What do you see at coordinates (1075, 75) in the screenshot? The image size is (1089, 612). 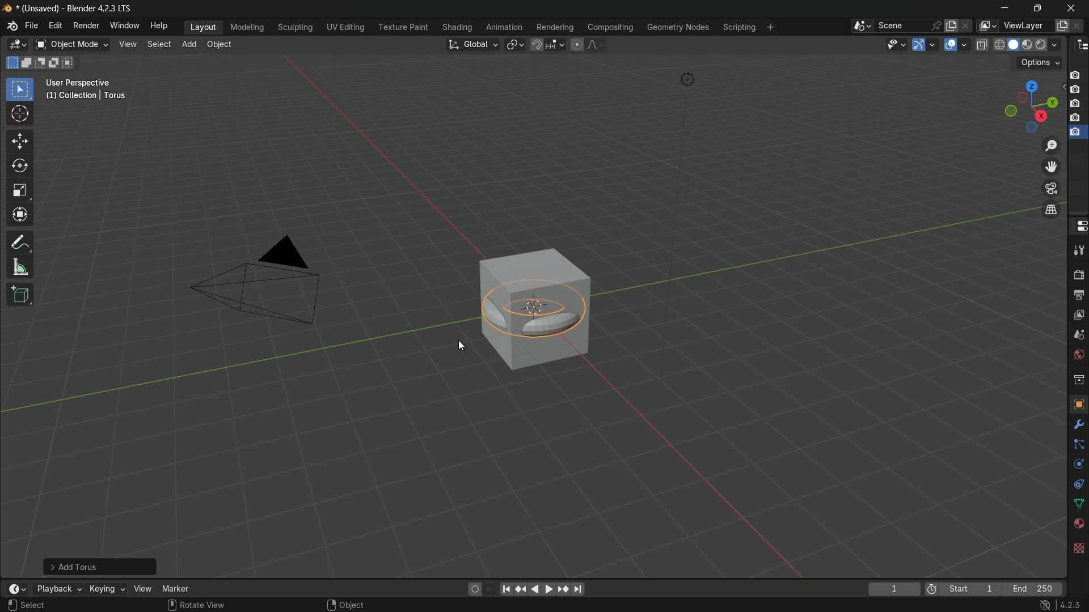 I see `layer 1` at bounding box center [1075, 75].